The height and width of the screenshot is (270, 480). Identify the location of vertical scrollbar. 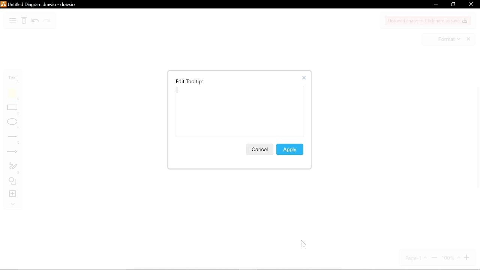
(477, 139).